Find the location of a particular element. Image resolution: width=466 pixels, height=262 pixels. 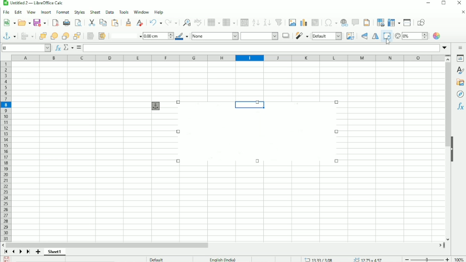

Functions is located at coordinates (460, 107).